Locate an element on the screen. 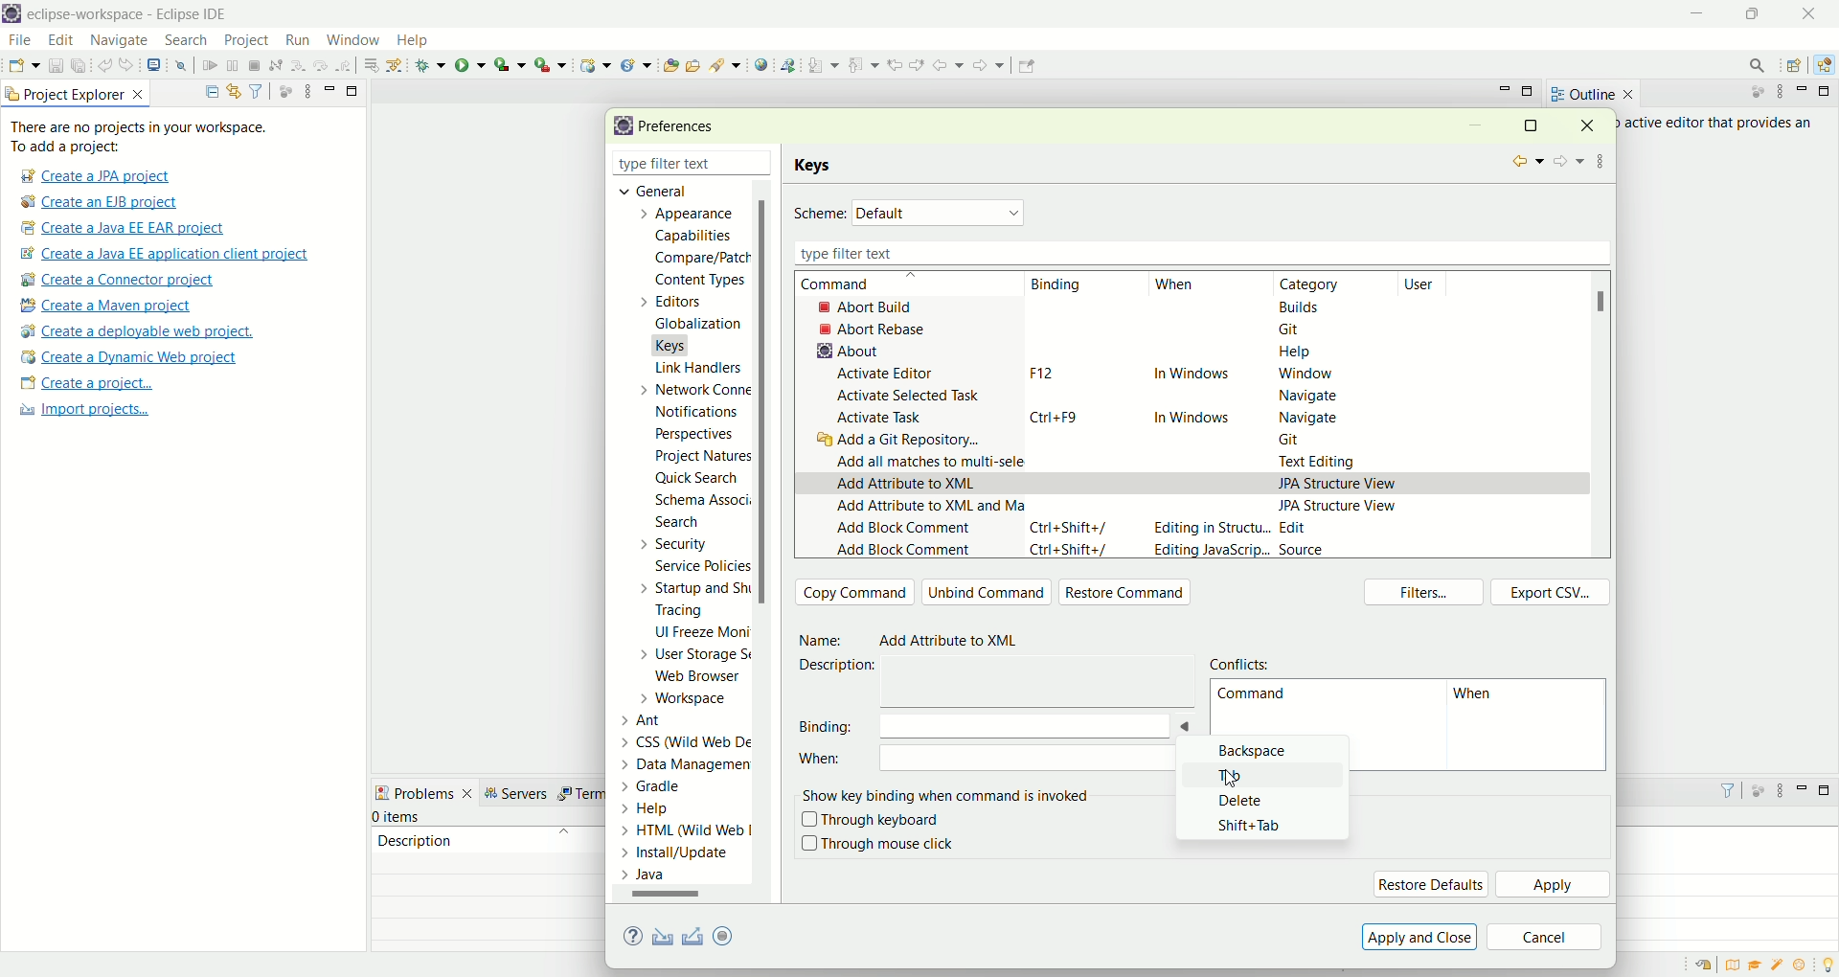  JPA structure view is located at coordinates (1341, 505).